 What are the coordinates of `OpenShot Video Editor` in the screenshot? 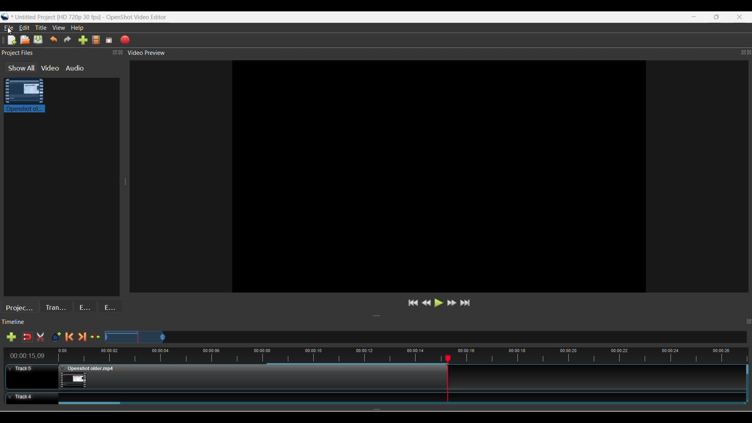 It's located at (137, 18).